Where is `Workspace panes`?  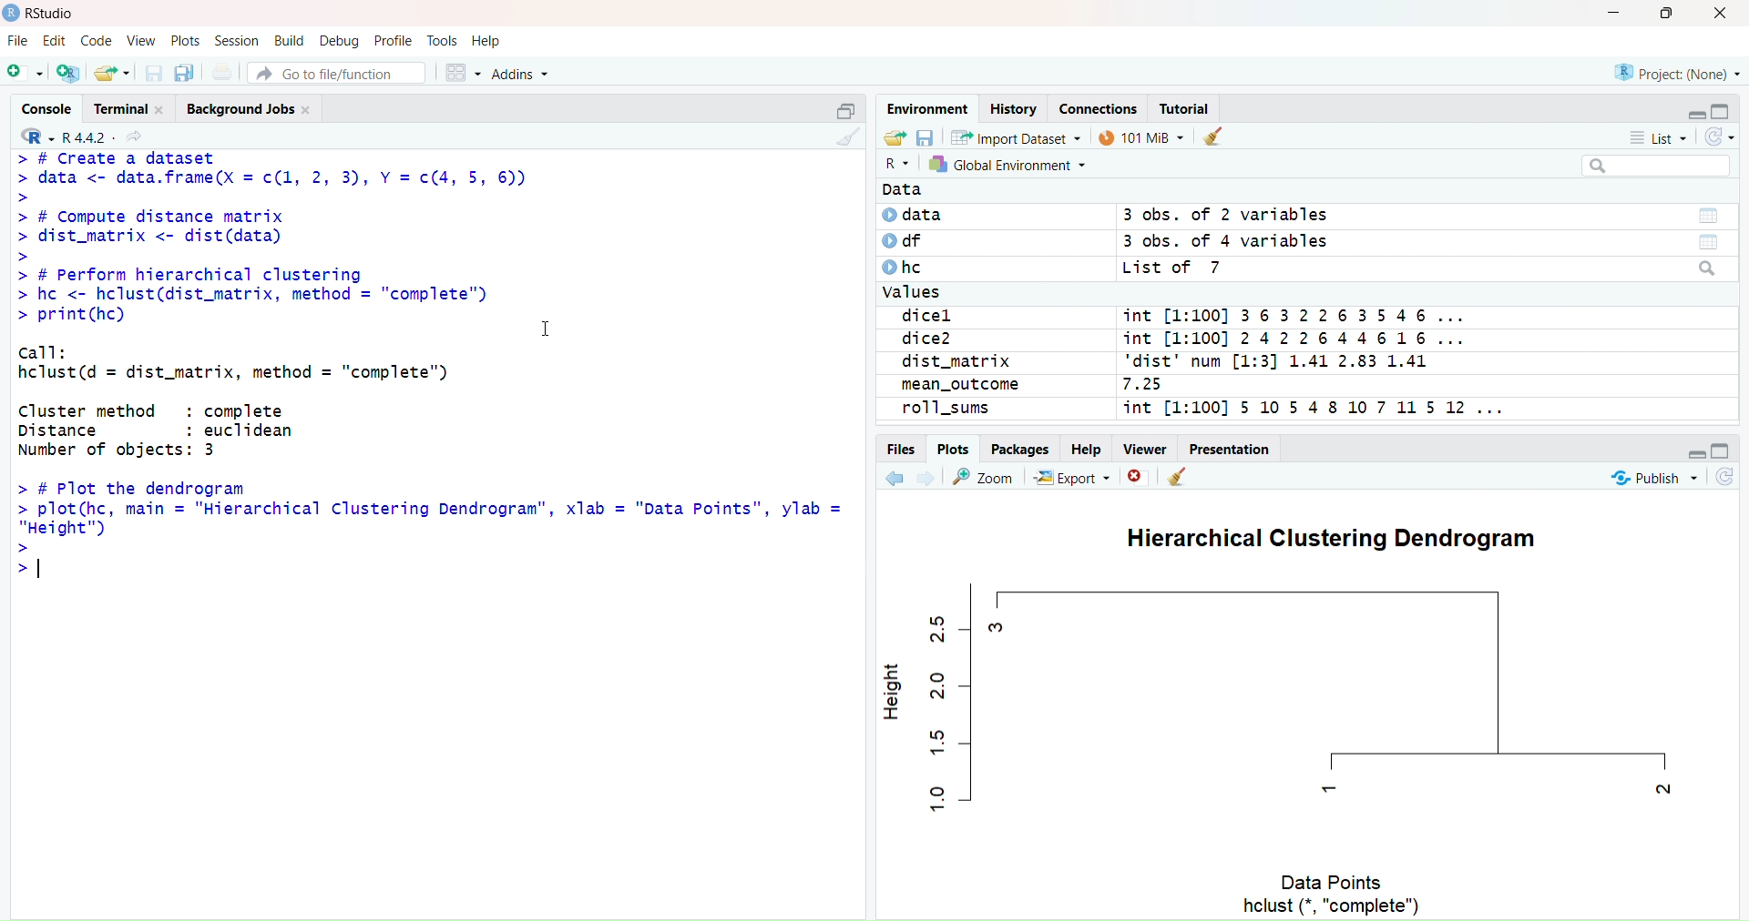
Workspace panes is located at coordinates (464, 70).